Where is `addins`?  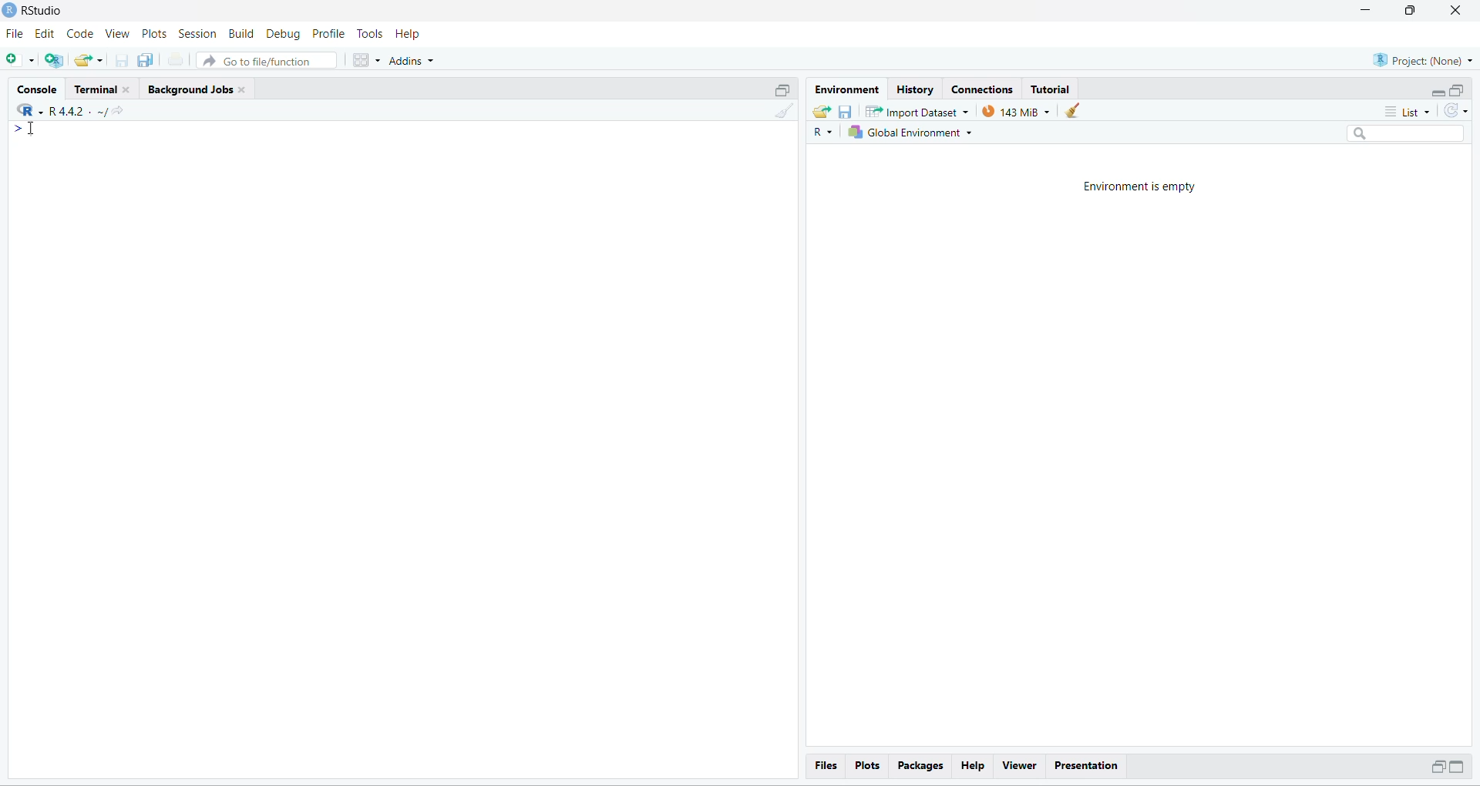 addins is located at coordinates (414, 61).